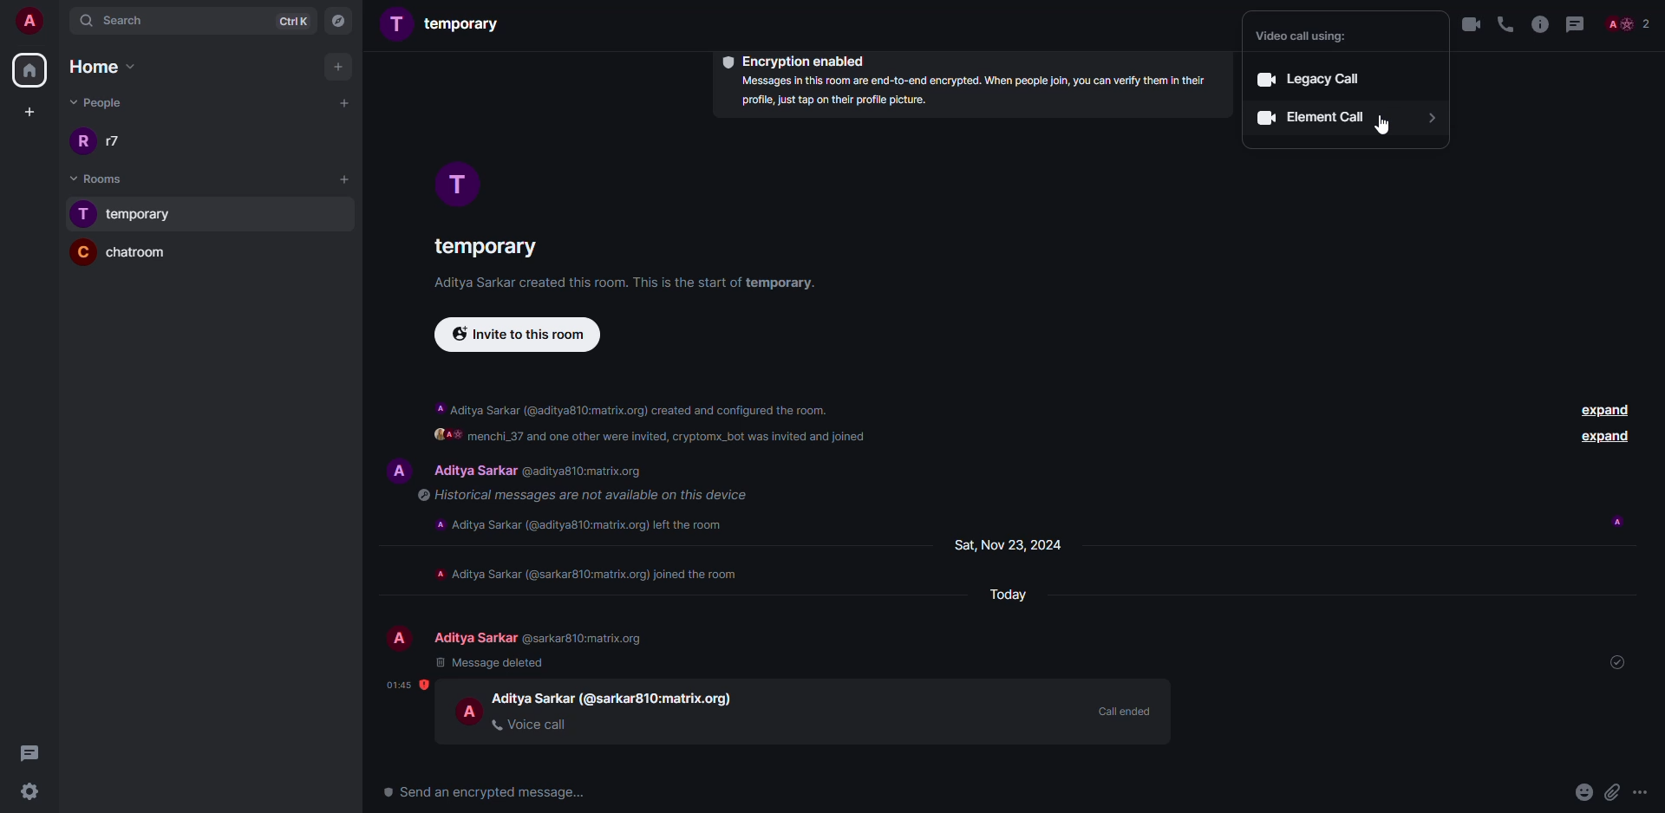 The width and height of the screenshot is (1665, 813). What do you see at coordinates (148, 22) in the screenshot?
I see `search` at bounding box center [148, 22].